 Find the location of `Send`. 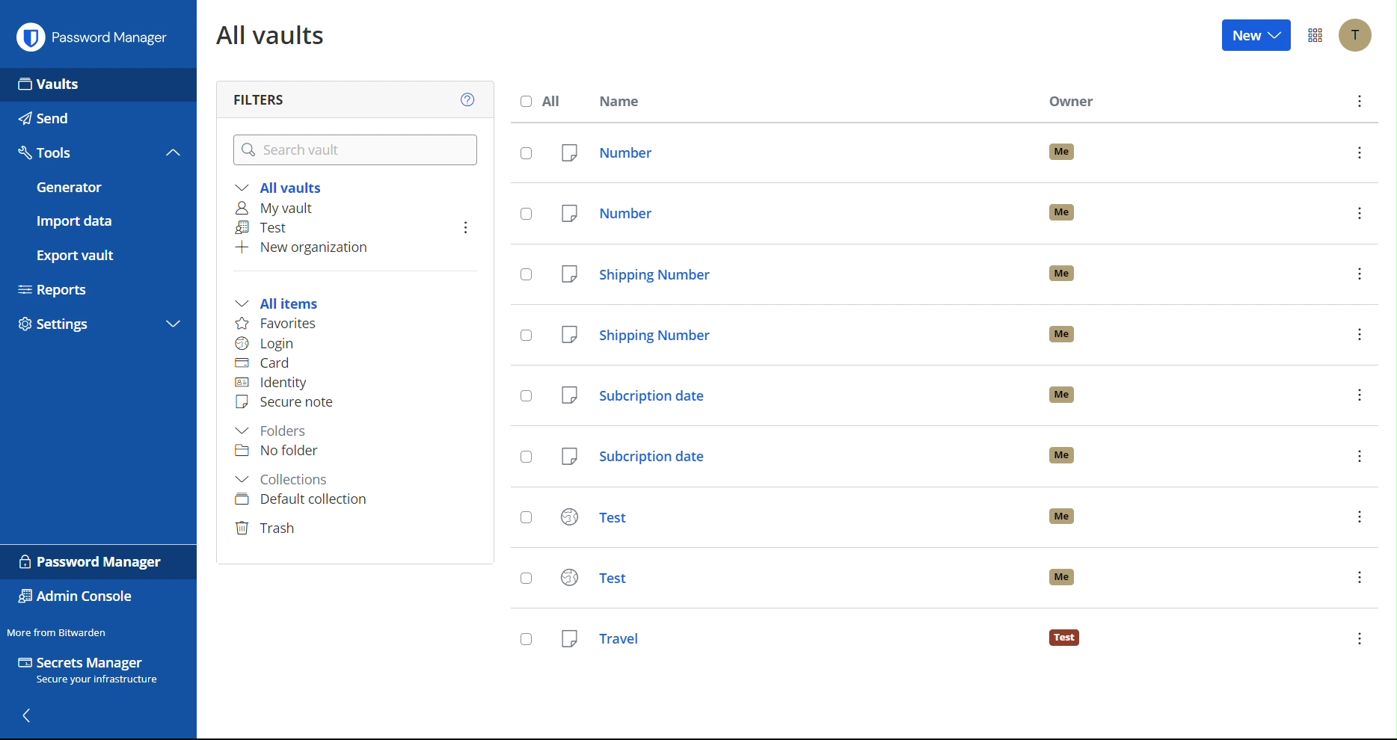

Send is located at coordinates (96, 118).